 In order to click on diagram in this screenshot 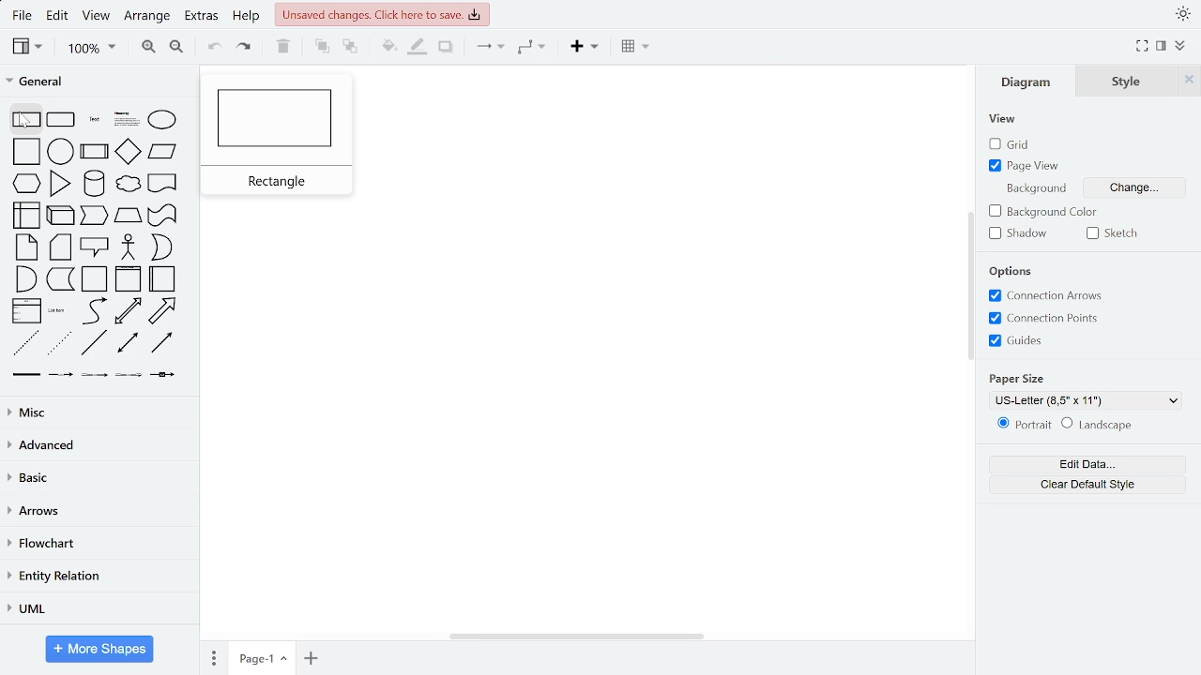, I will do `click(1026, 82)`.